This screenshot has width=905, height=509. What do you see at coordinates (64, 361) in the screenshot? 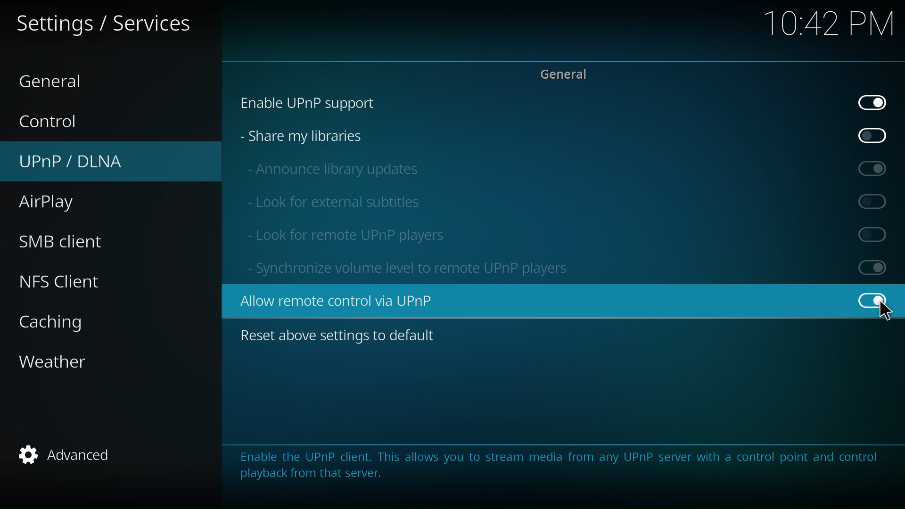
I see `weather` at bounding box center [64, 361].